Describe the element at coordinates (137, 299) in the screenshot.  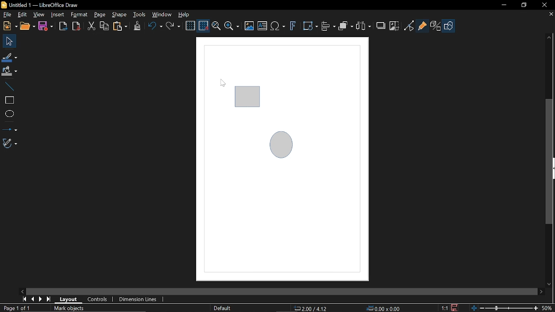
I see `Dimension units` at that location.